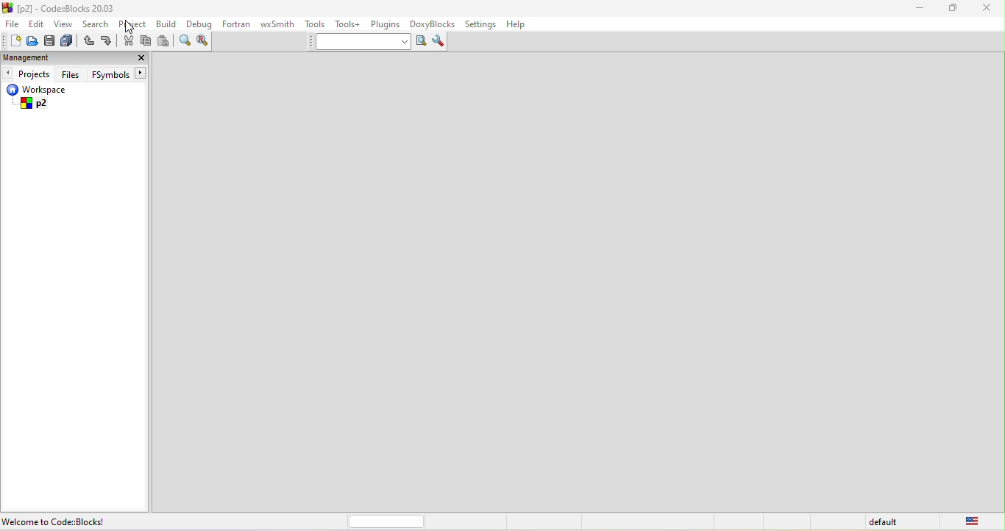 Image resolution: width=1005 pixels, height=531 pixels. What do you see at coordinates (65, 9) in the screenshot?
I see `[p2] - Code=Blocks 20.03` at bounding box center [65, 9].